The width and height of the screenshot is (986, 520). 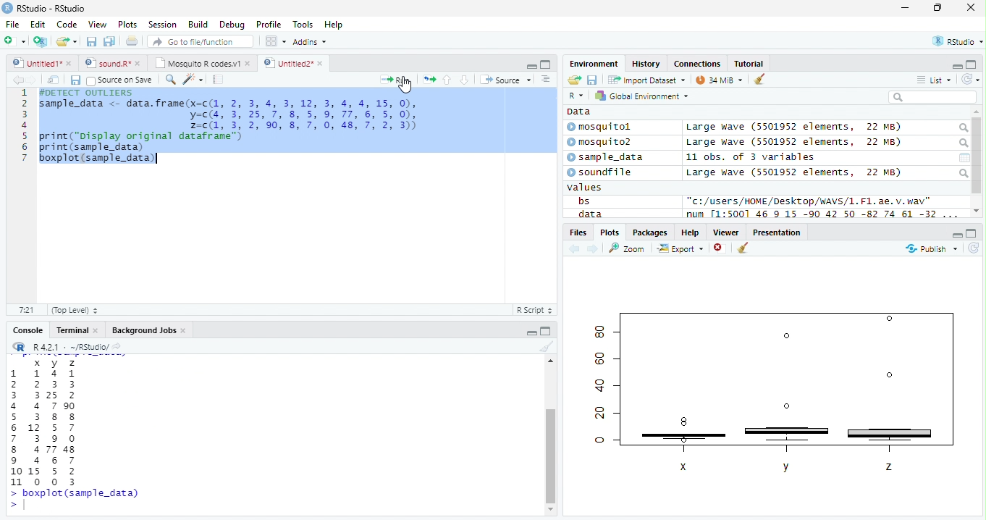 What do you see at coordinates (91, 41) in the screenshot?
I see `Save the current document` at bounding box center [91, 41].